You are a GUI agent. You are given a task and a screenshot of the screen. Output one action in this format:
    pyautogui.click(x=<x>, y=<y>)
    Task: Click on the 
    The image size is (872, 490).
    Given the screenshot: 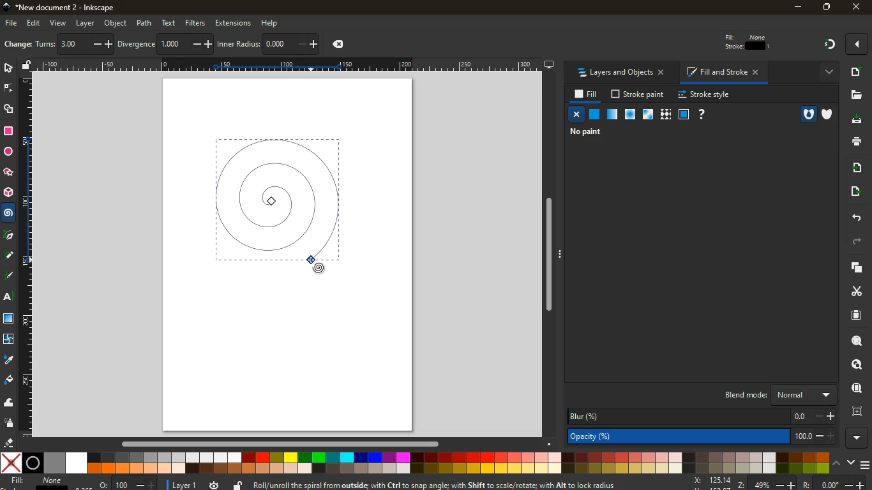 What is the action you would take?
    pyautogui.click(x=553, y=257)
    